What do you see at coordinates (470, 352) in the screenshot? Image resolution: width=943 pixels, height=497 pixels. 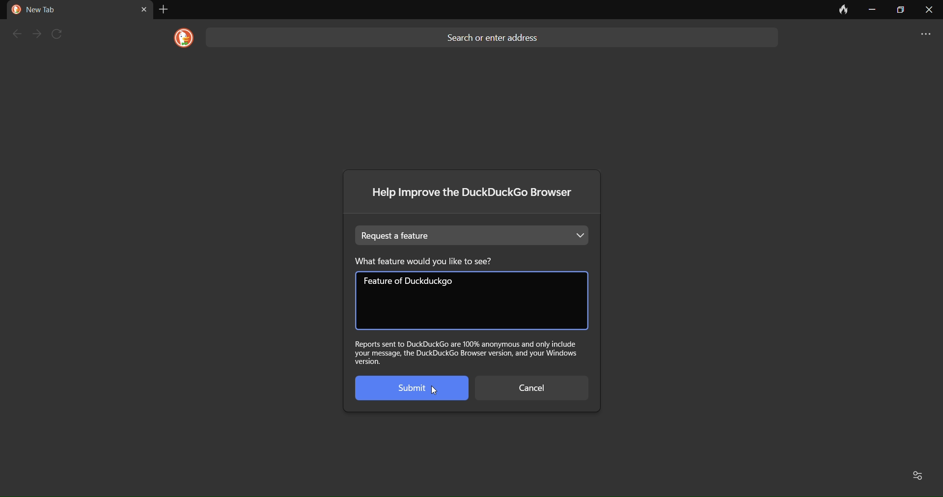 I see `Report sent to DuckDuckGo our hundred percent anonymous and only include your message, the DuckDuckGo browser version, and your Windows version` at bounding box center [470, 352].